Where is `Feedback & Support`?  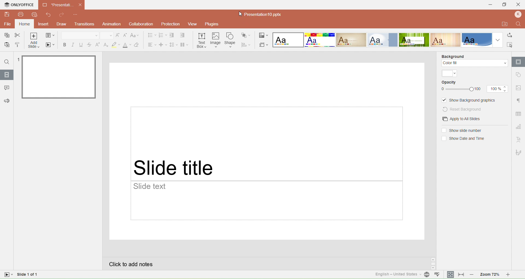
Feedback & Support is located at coordinates (6, 101).